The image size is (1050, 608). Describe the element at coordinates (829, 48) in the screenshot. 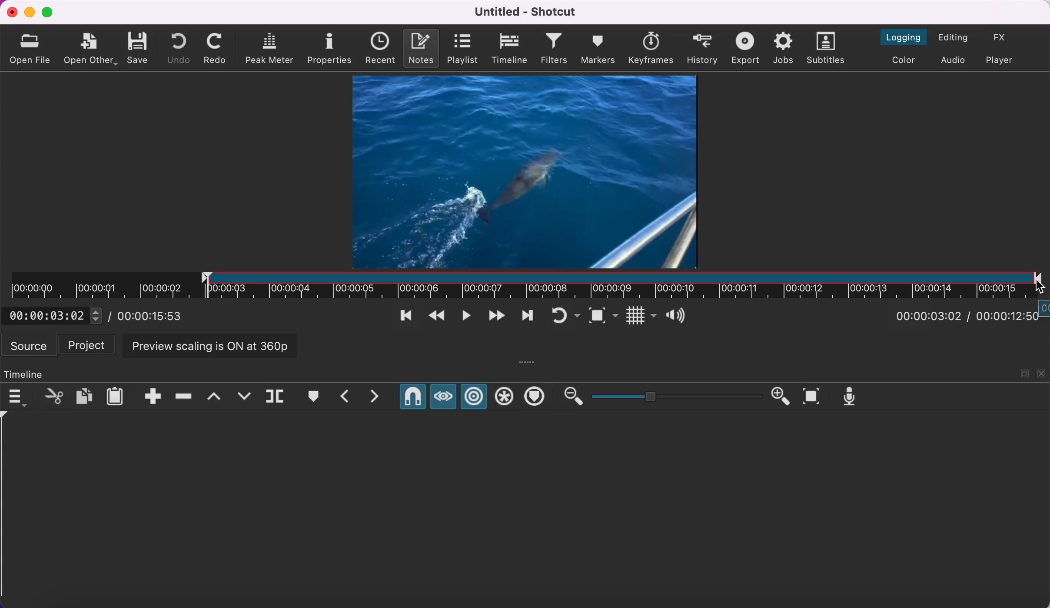

I see `subtitles` at that location.